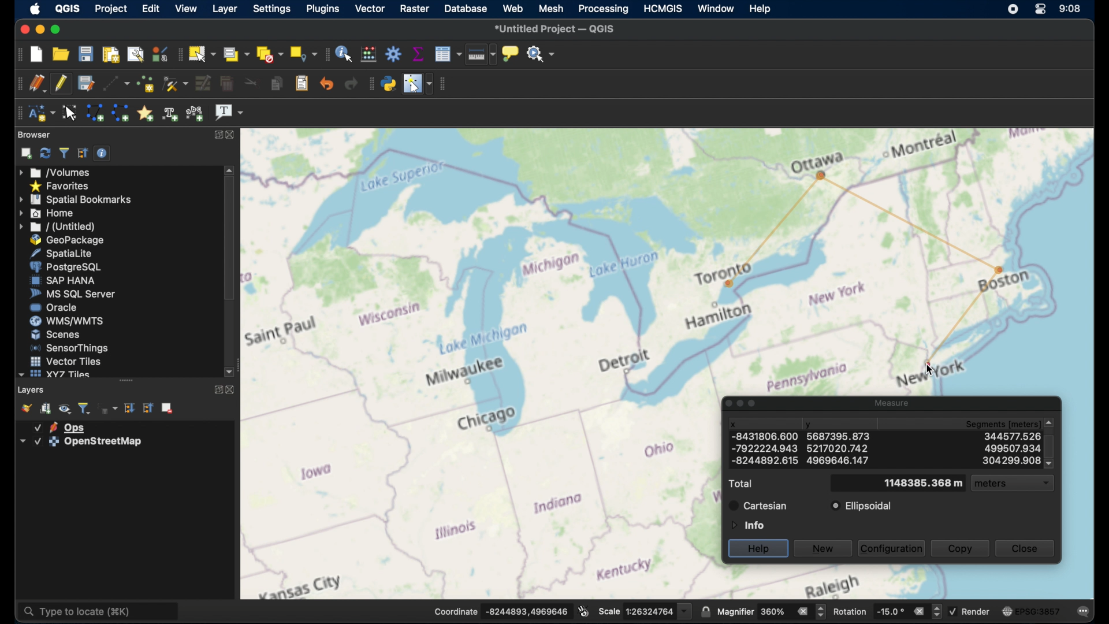 This screenshot has height=624, width=1109. What do you see at coordinates (68, 9) in the screenshot?
I see `qgis` at bounding box center [68, 9].